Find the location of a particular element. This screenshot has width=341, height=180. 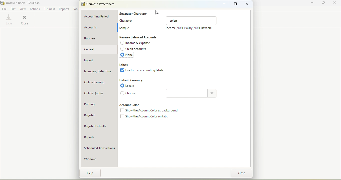

Online quotes is located at coordinates (100, 93).